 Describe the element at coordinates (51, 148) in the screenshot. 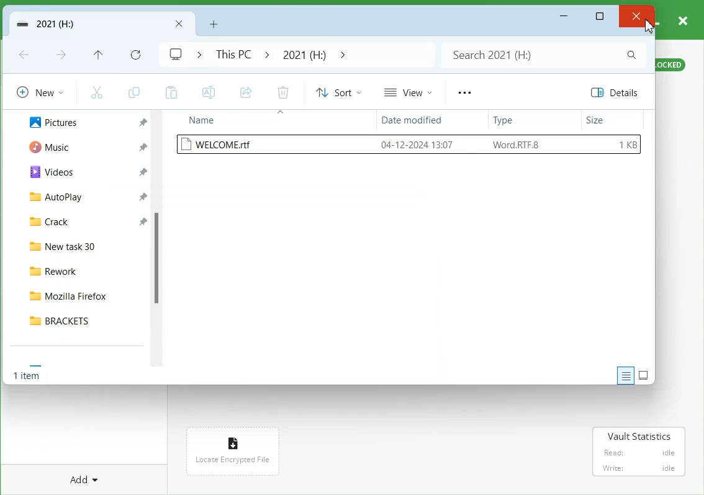

I see `Music` at that location.